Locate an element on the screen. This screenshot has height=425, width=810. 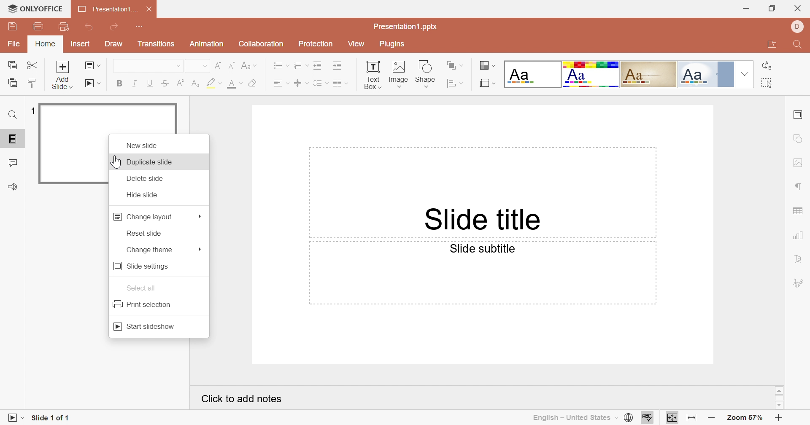
Clear is located at coordinates (254, 82).